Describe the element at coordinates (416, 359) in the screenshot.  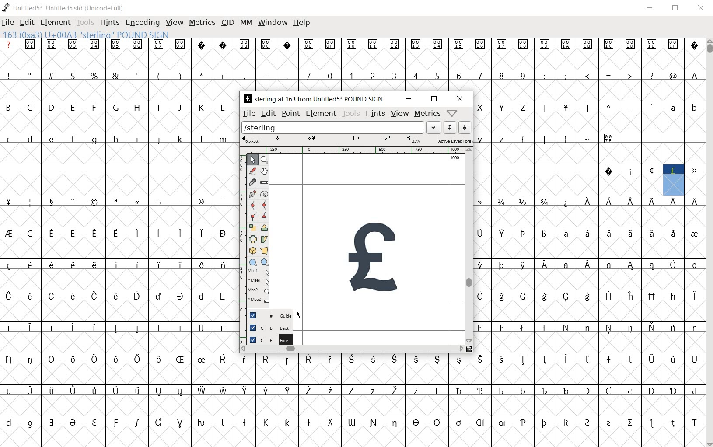
I see `Symbol` at that location.